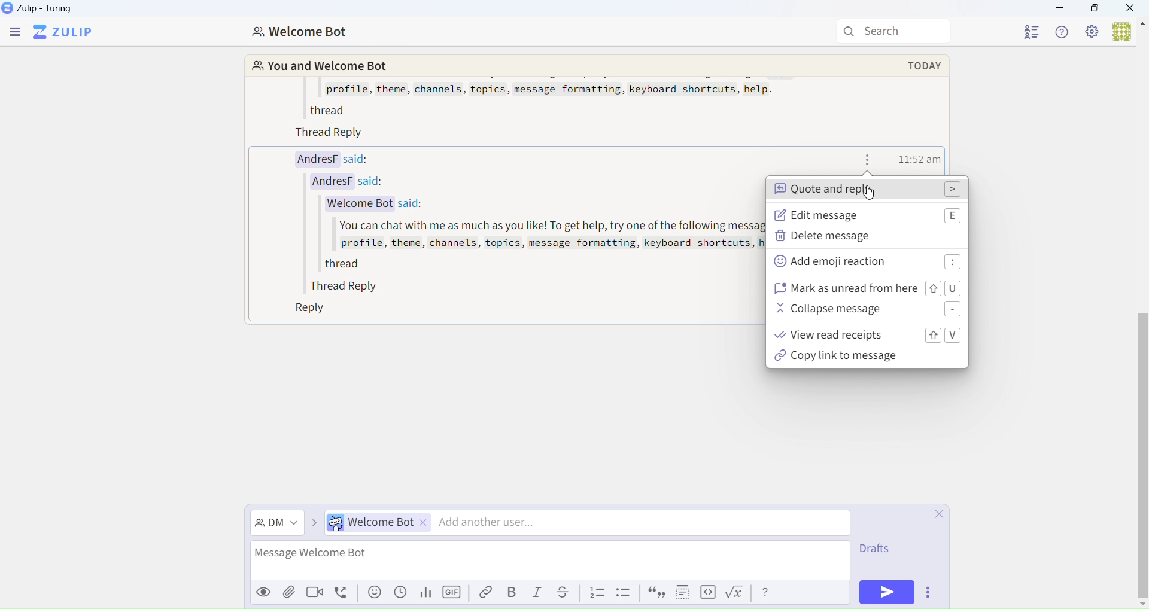  What do you see at coordinates (886, 593) in the screenshot?
I see `Send` at bounding box center [886, 593].